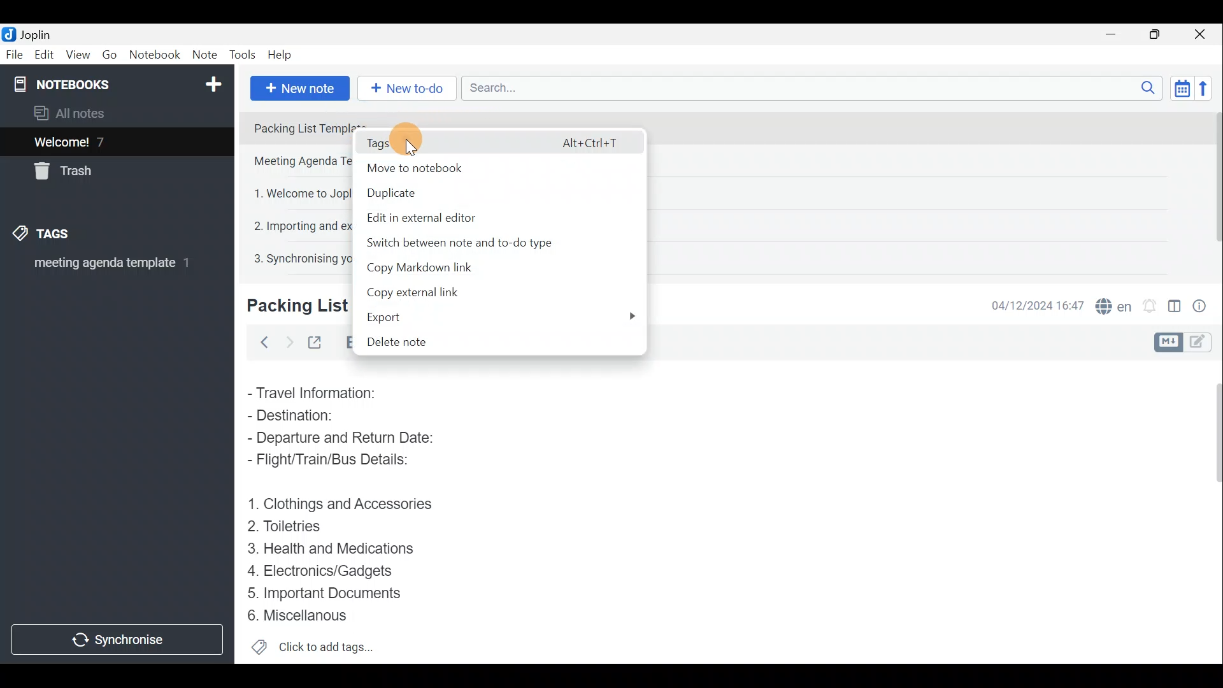 The image size is (1223, 688). I want to click on Toggle sort order field, so click(1178, 88).